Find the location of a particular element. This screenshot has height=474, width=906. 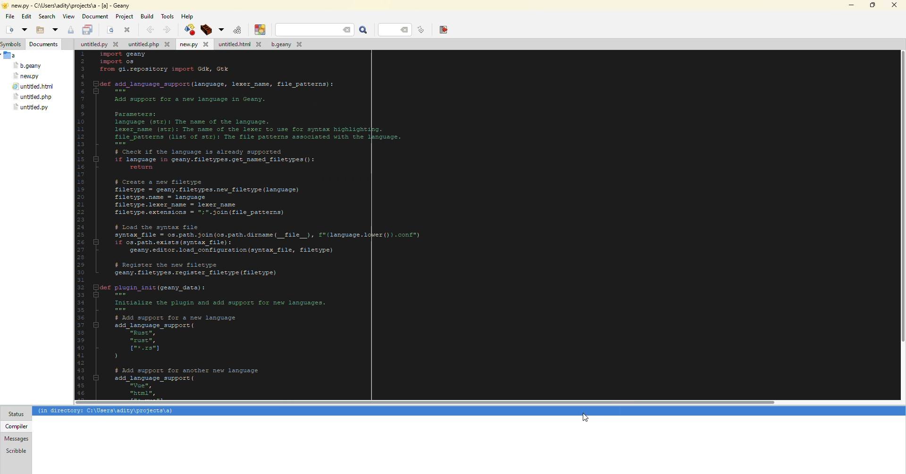

file is located at coordinates (10, 16).